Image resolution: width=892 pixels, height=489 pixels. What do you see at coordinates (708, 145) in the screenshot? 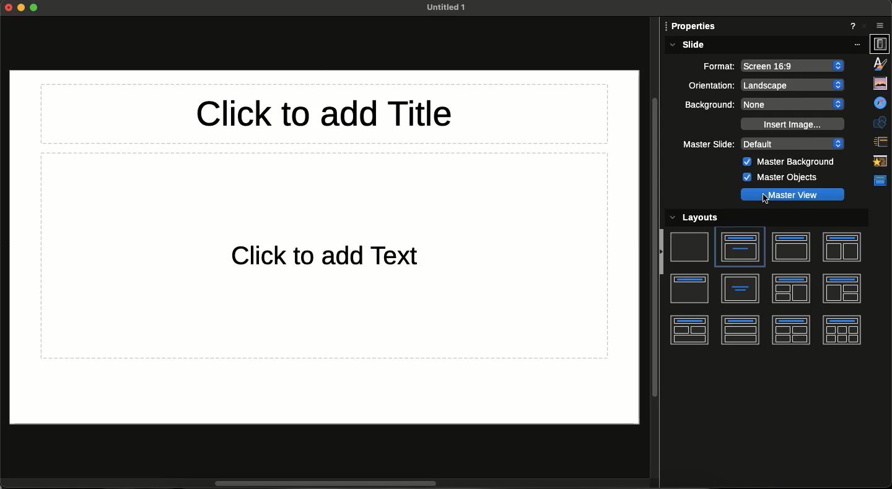
I see `Master slide` at bounding box center [708, 145].